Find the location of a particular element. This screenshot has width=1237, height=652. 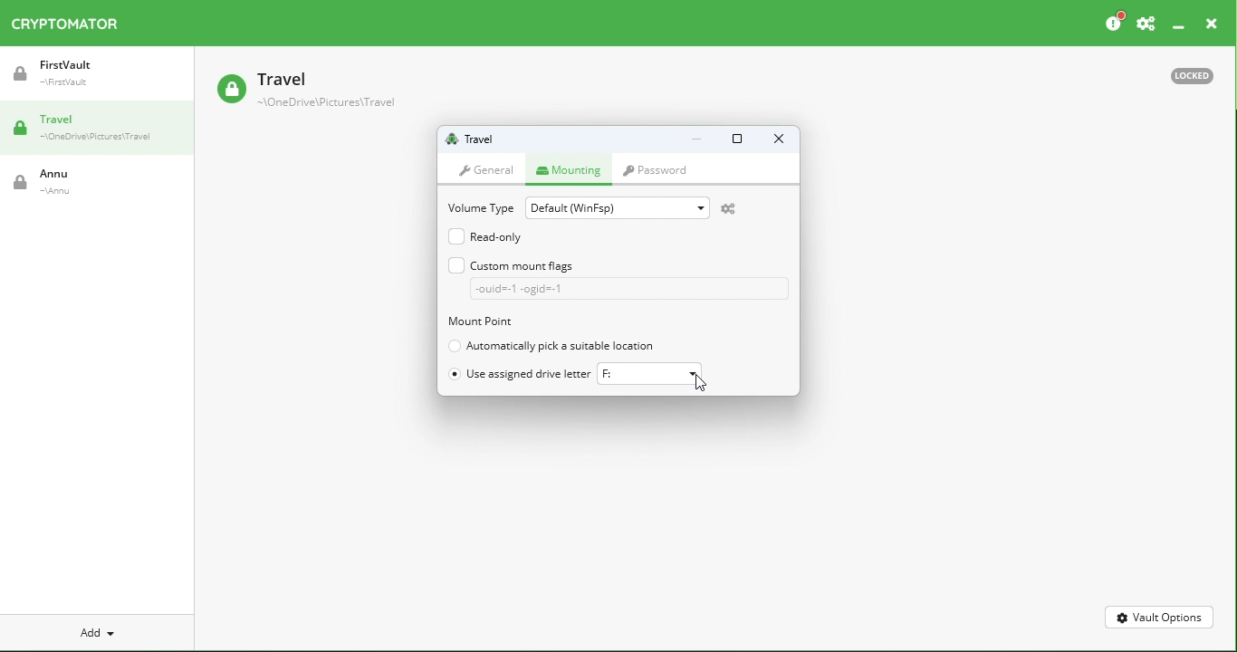

Minimize is located at coordinates (697, 141).